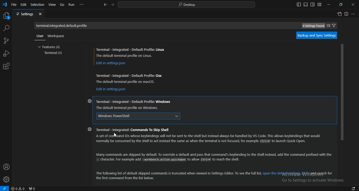 This screenshot has height=191, width=359. I want to click on Edit in settingsjson, so click(111, 89).